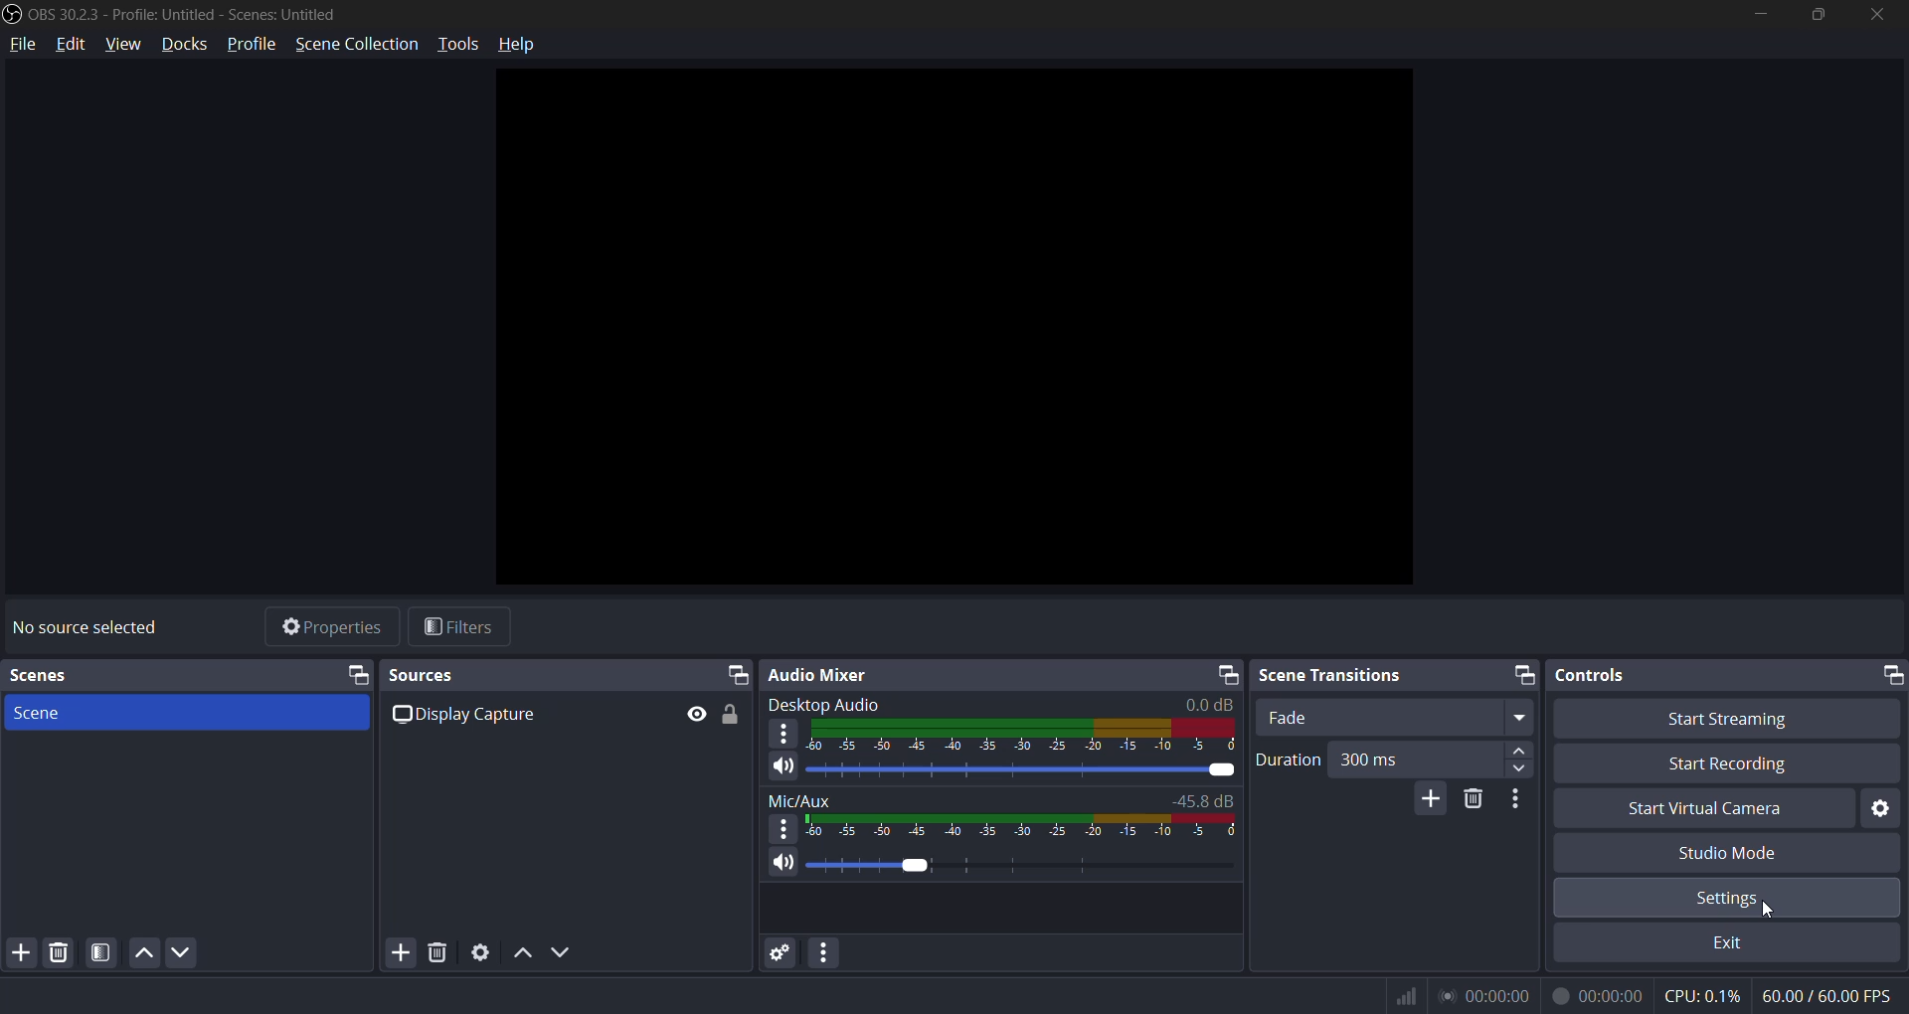  What do you see at coordinates (166, 676) in the screenshot?
I see `scene` at bounding box center [166, 676].